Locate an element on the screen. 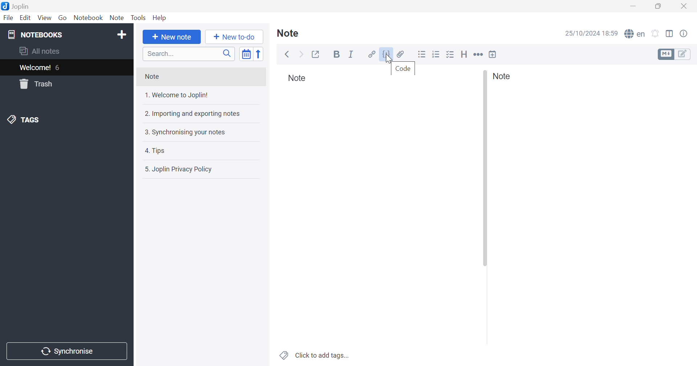 Image resolution: width=697 pixels, height=366 pixels. All notes is located at coordinates (43, 51).